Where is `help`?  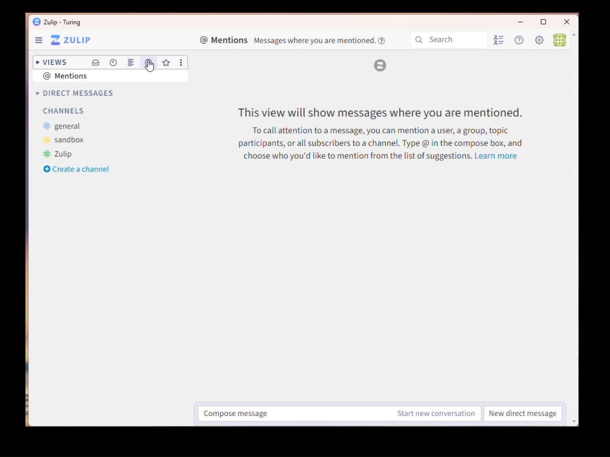
help is located at coordinates (381, 41).